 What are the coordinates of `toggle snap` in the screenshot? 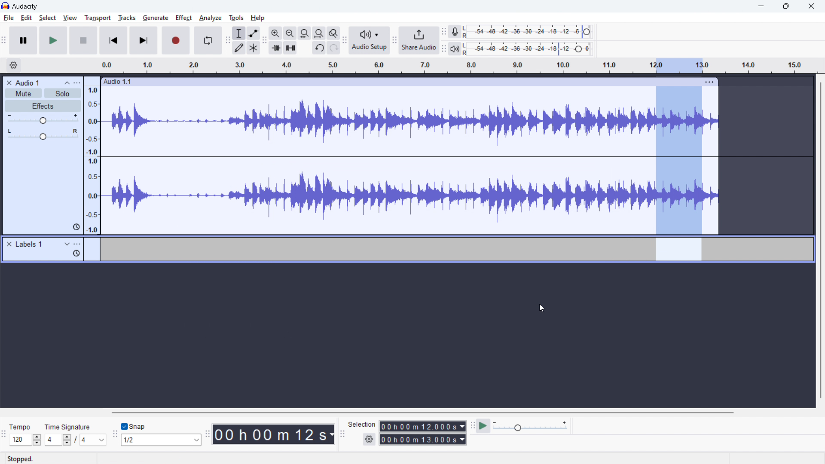 It's located at (134, 427).